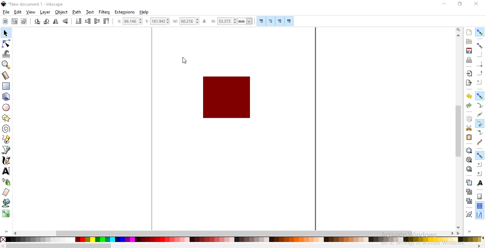  I want to click on mm, so click(246, 21).